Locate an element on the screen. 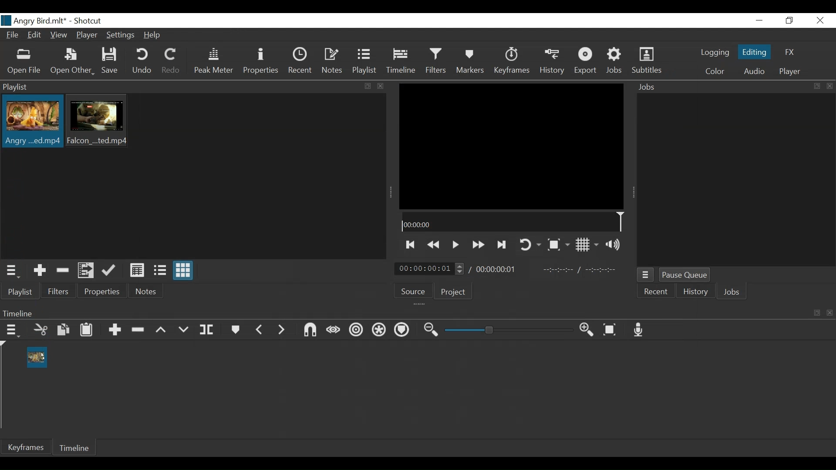 The height and width of the screenshot is (470, 836). Remove cut is located at coordinates (62, 272).